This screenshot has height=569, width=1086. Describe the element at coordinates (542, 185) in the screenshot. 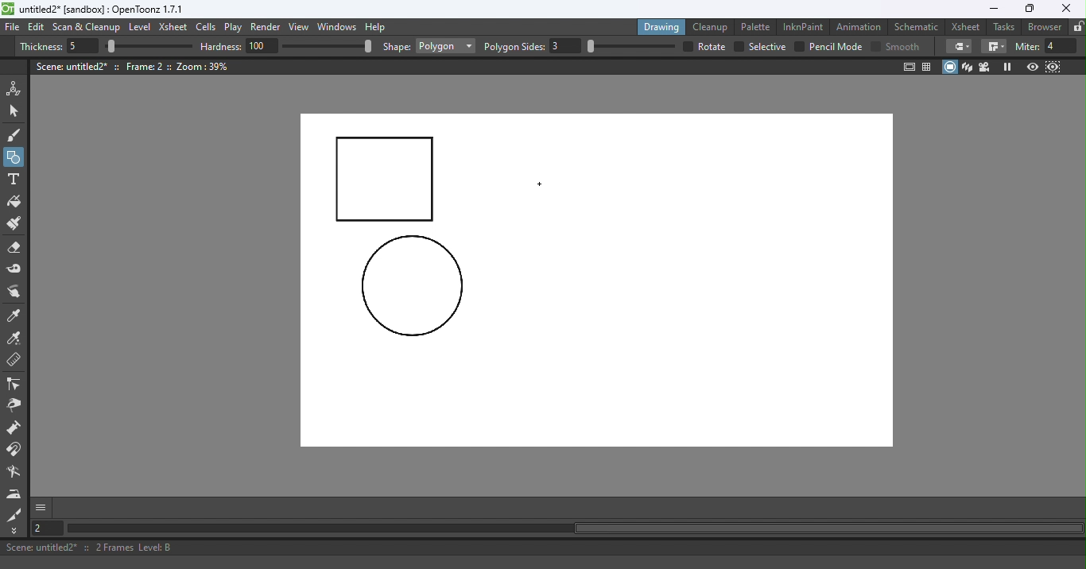

I see `Cursor` at that location.